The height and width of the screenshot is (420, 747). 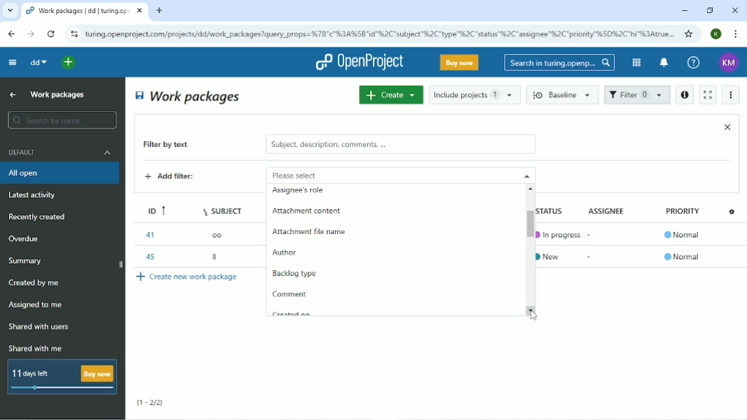 What do you see at coordinates (11, 95) in the screenshot?
I see `Up` at bounding box center [11, 95].